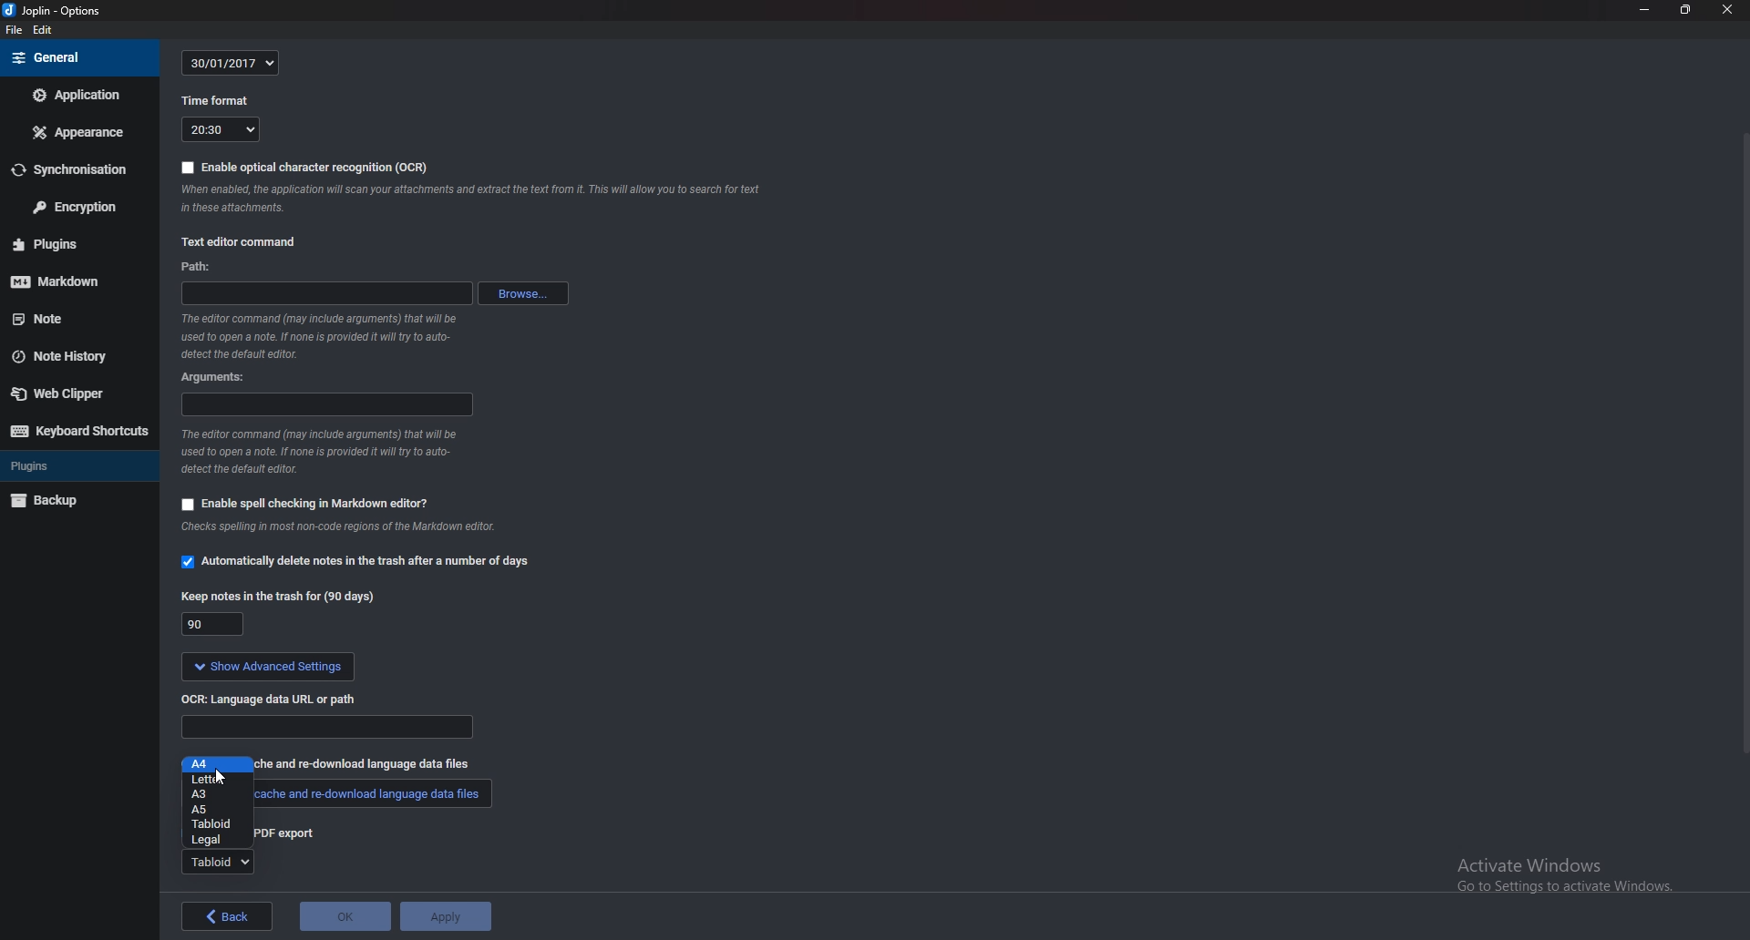 This screenshot has height=940, width=1750. I want to click on path, so click(335, 730).